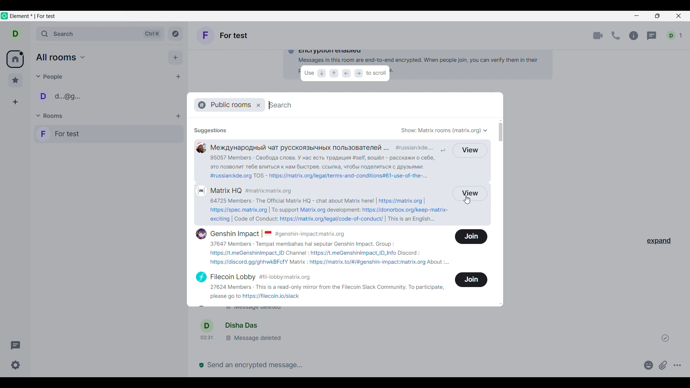 This screenshot has height=388, width=690. Describe the element at coordinates (665, 338) in the screenshot. I see `Indicates message sent` at that location.